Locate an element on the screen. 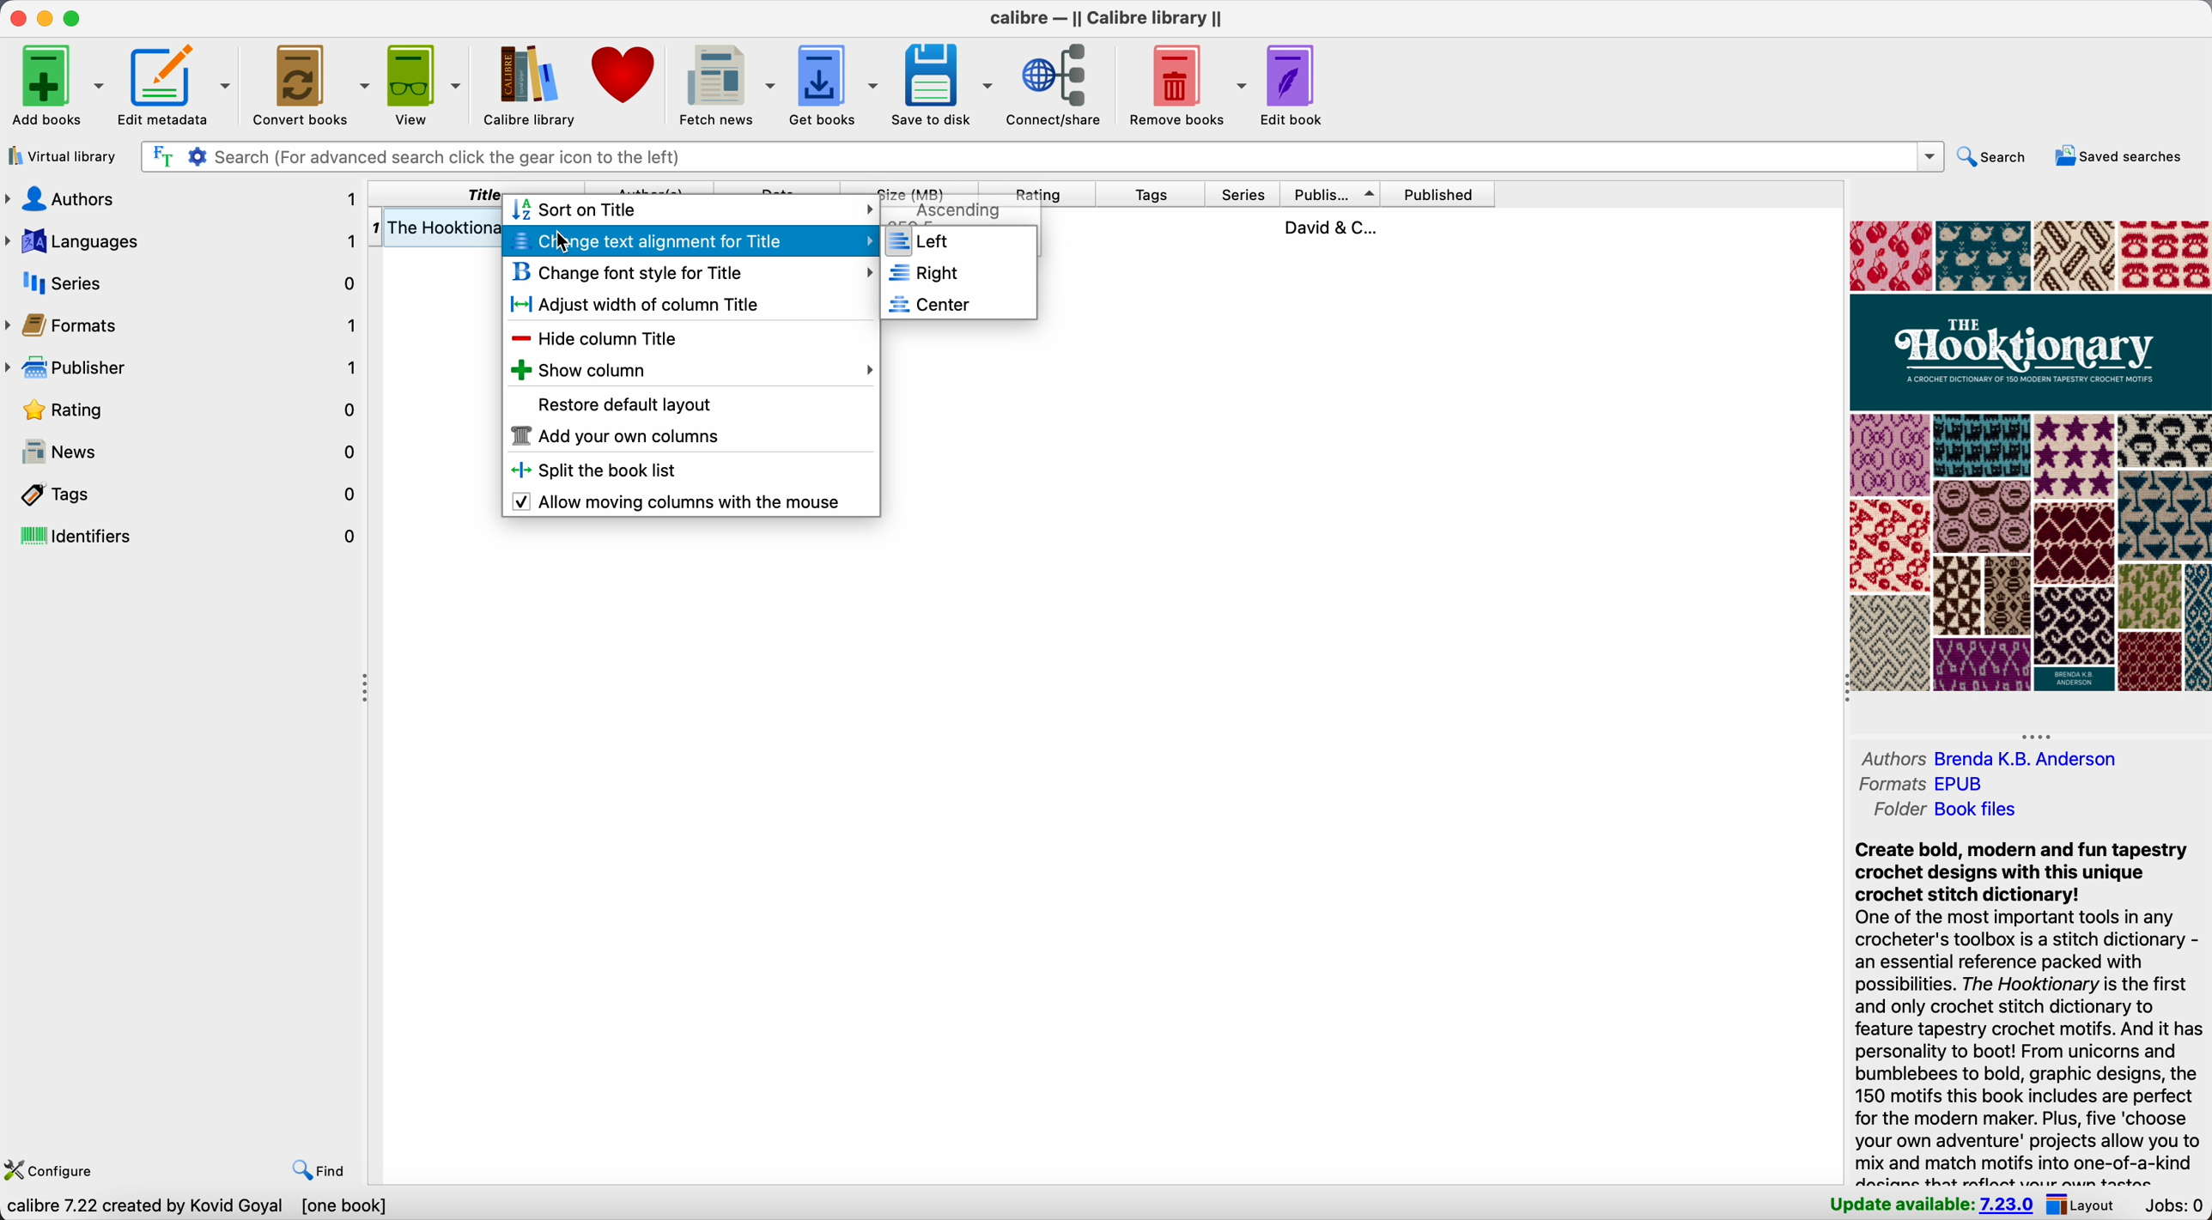 The height and width of the screenshot is (1220, 2212). authors is located at coordinates (181, 198).